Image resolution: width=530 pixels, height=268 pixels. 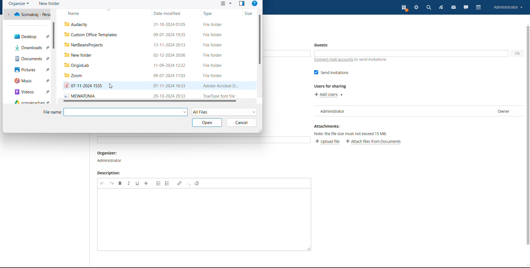 What do you see at coordinates (158, 35) in the screenshot?
I see `` at bounding box center [158, 35].